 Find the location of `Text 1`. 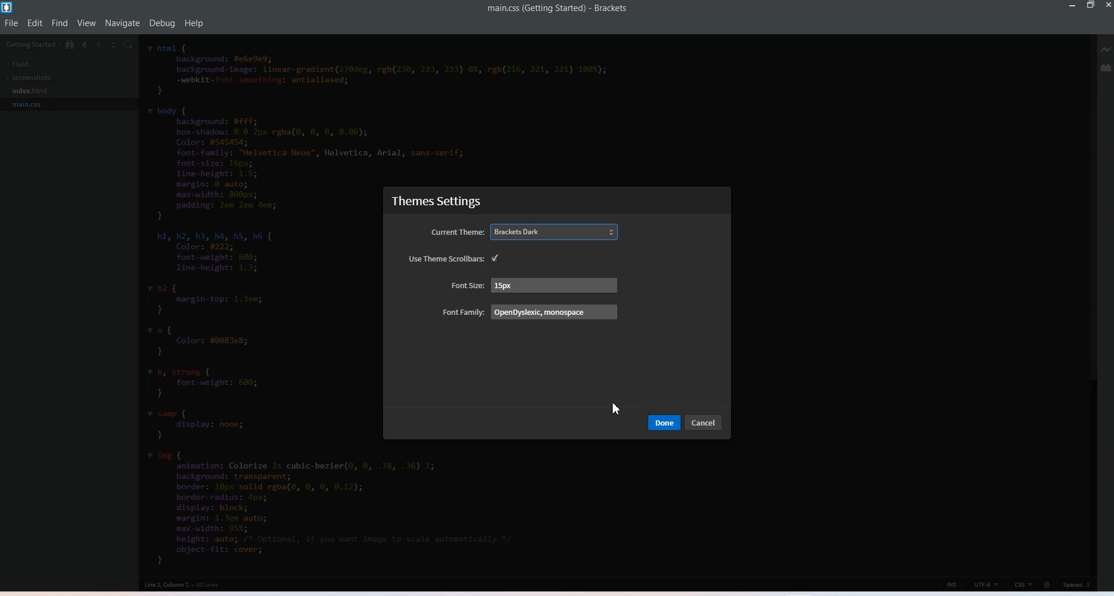

Text 1 is located at coordinates (558, 9).